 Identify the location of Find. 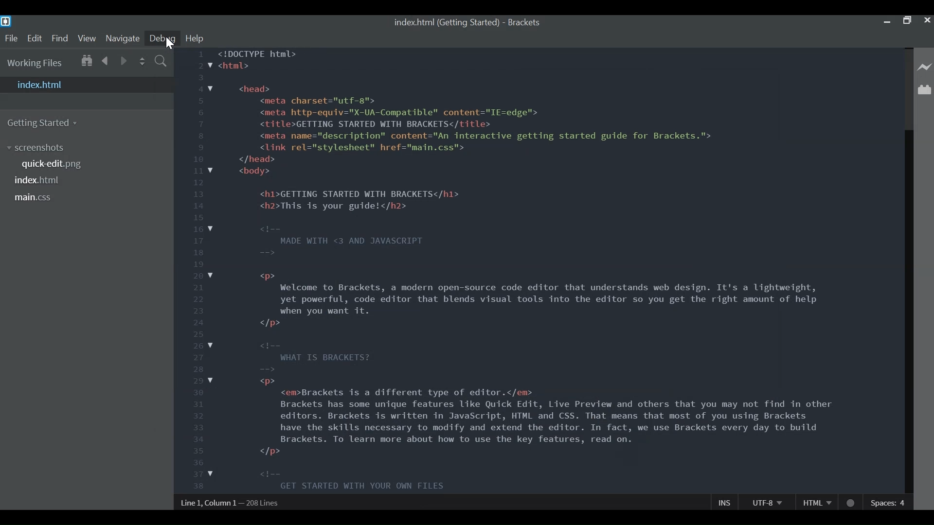
(60, 38).